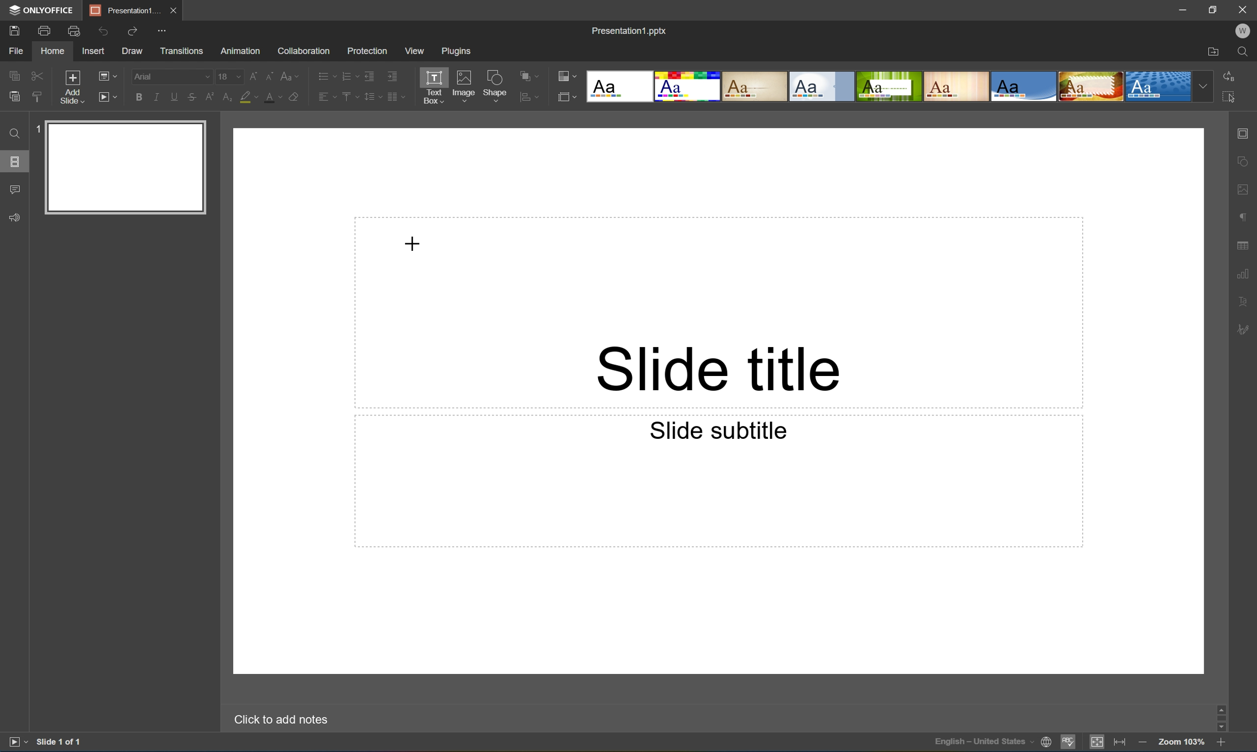 The height and width of the screenshot is (752, 1257). What do you see at coordinates (12, 133) in the screenshot?
I see `Find` at bounding box center [12, 133].